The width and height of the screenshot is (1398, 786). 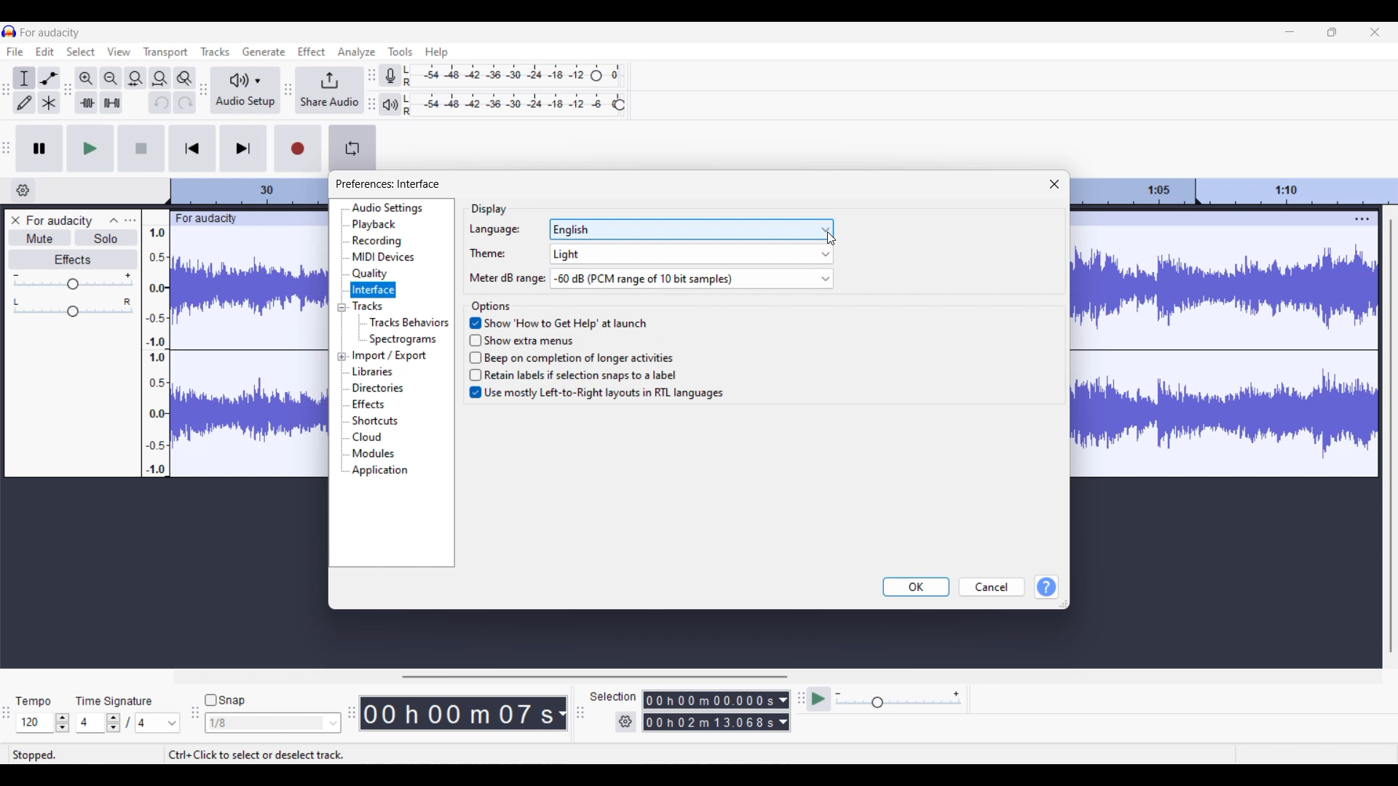 I want to click on Playback, so click(x=375, y=225).